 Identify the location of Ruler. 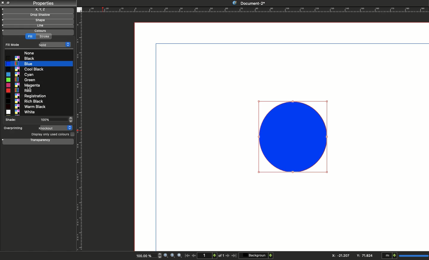
(80, 132).